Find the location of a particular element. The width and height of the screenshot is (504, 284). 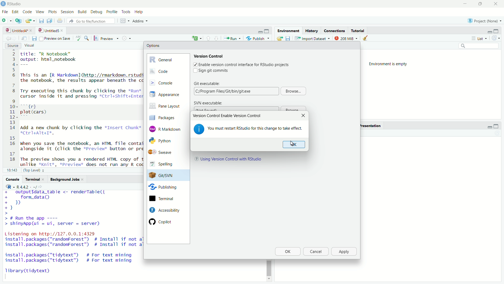

Visual is located at coordinates (33, 46).